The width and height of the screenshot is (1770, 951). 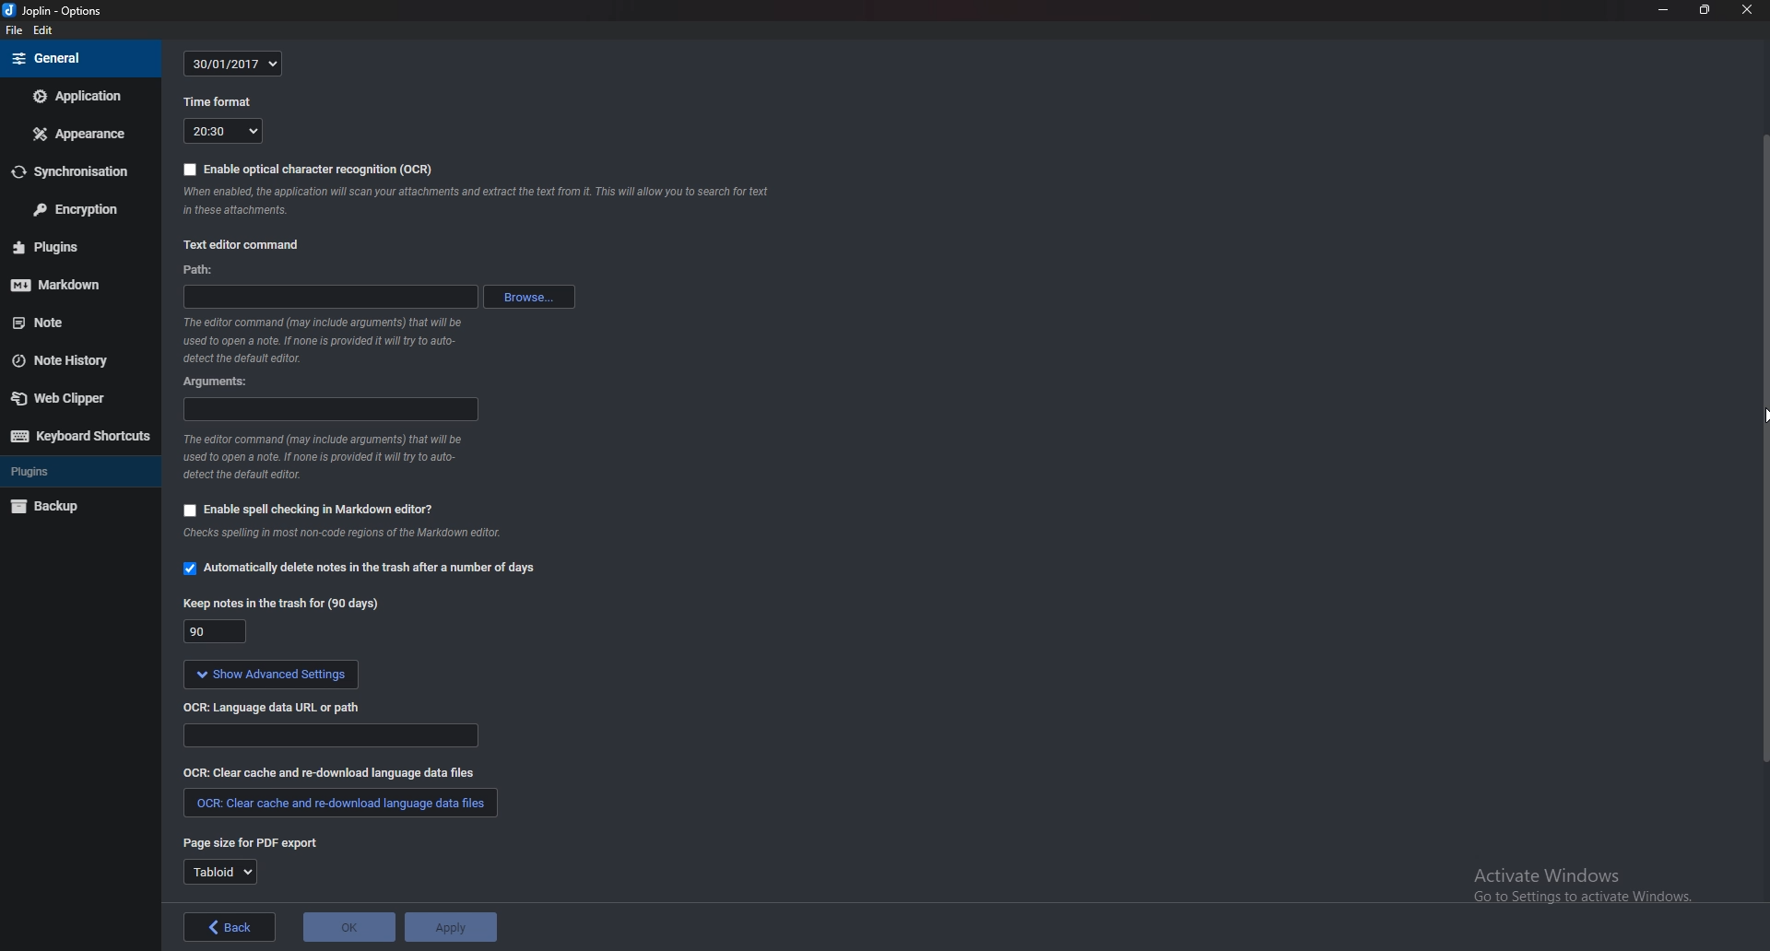 What do you see at coordinates (335, 341) in the screenshot?
I see `info` at bounding box center [335, 341].